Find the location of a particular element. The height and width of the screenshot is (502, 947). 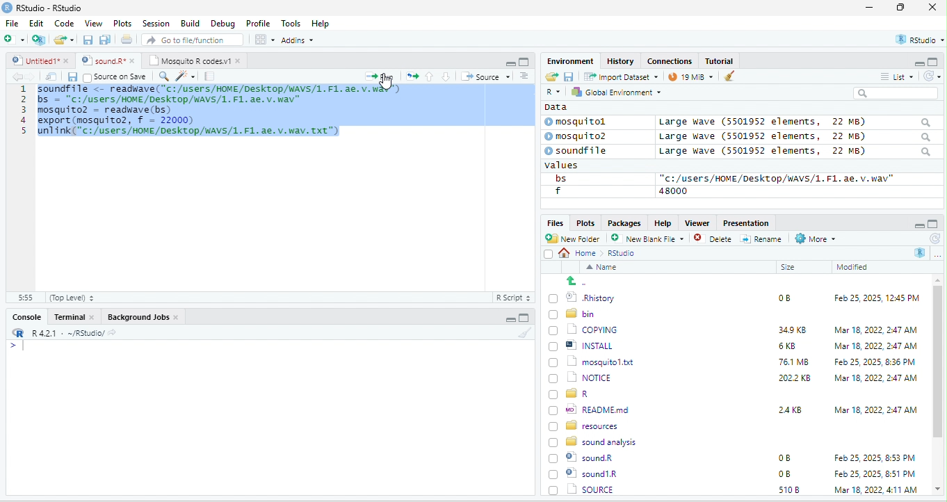

BD resources is located at coordinates (586, 424).